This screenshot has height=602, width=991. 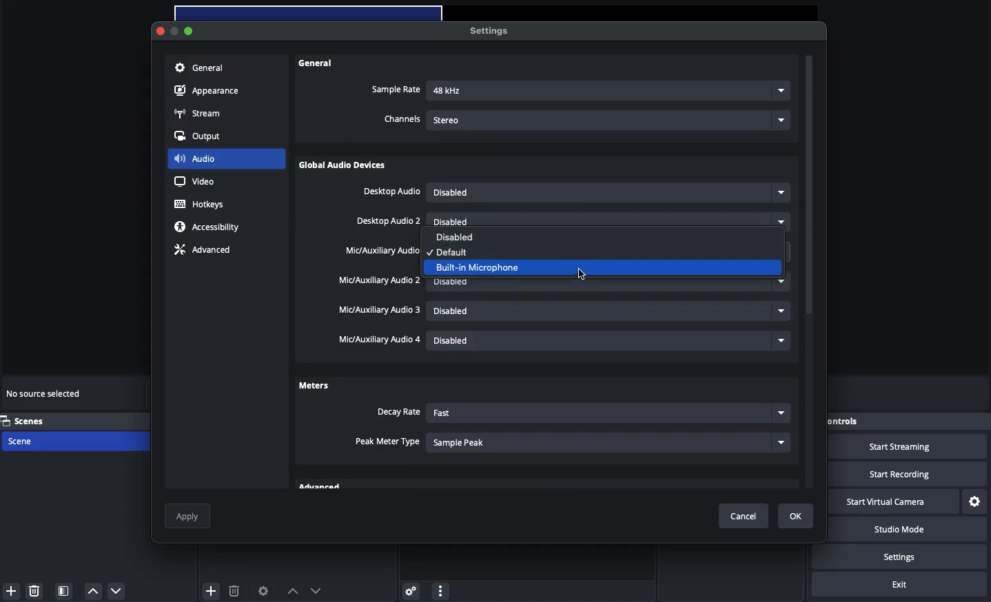 I want to click on Settings, so click(x=409, y=590).